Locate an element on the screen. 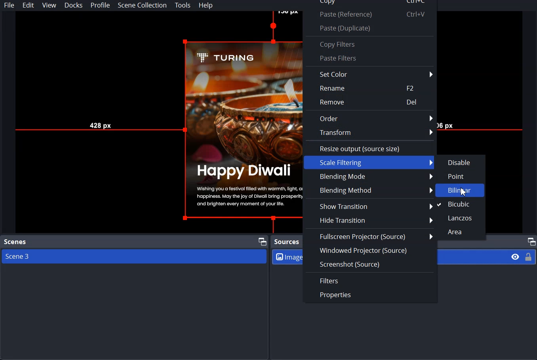 This screenshot has height=360, width=537. Remove is located at coordinates (370, 102).